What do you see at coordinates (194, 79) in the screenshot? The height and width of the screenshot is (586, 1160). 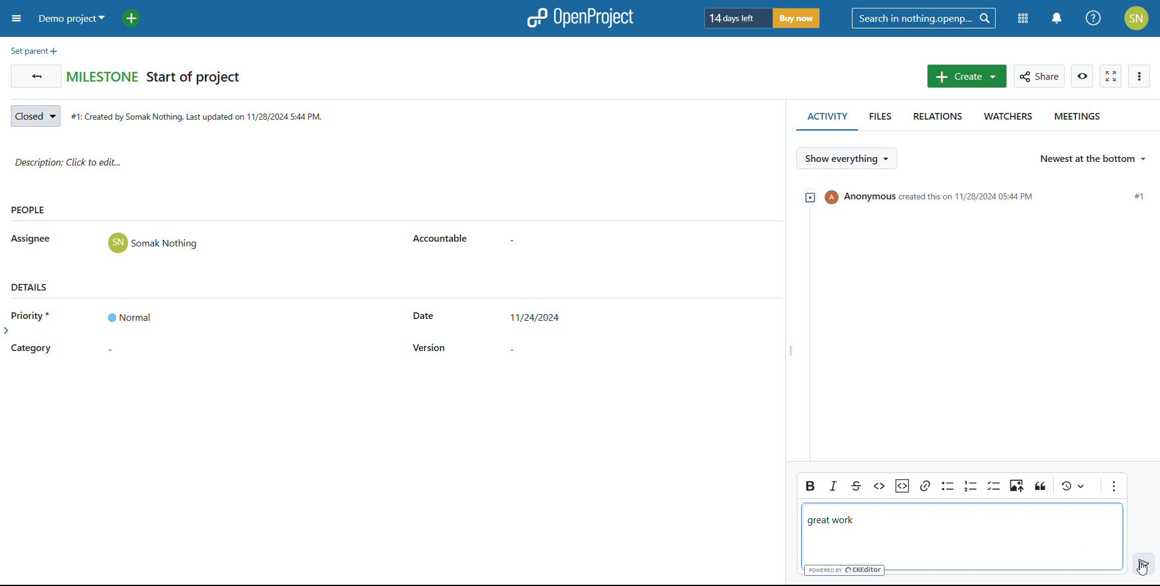 I see `start of project` at bounding box center [194, 79].